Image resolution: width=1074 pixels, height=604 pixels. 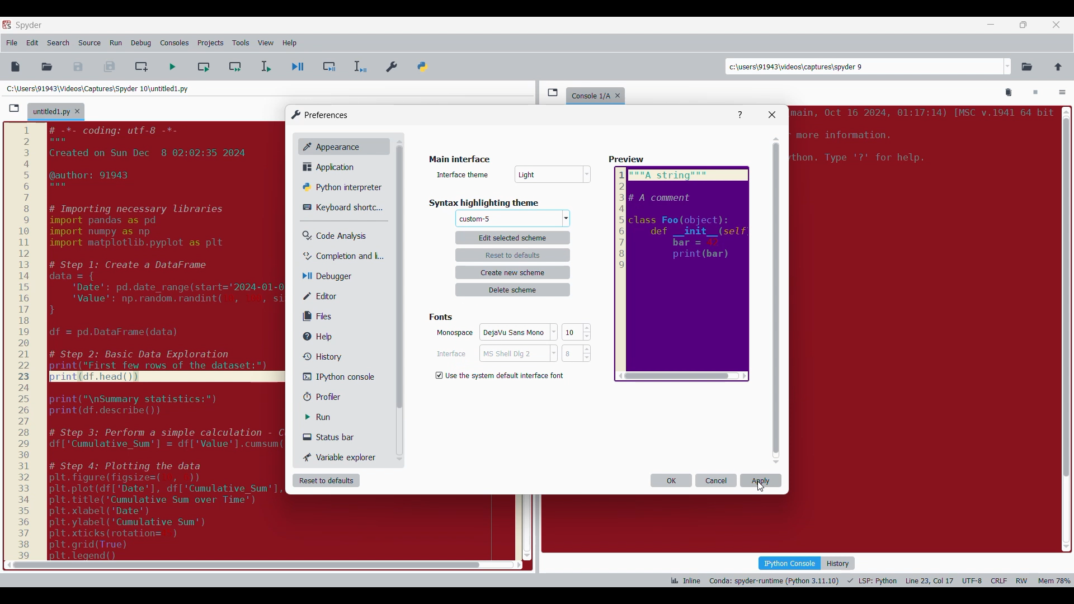 I want to click on Title of current window, so click(x=458, y=160).